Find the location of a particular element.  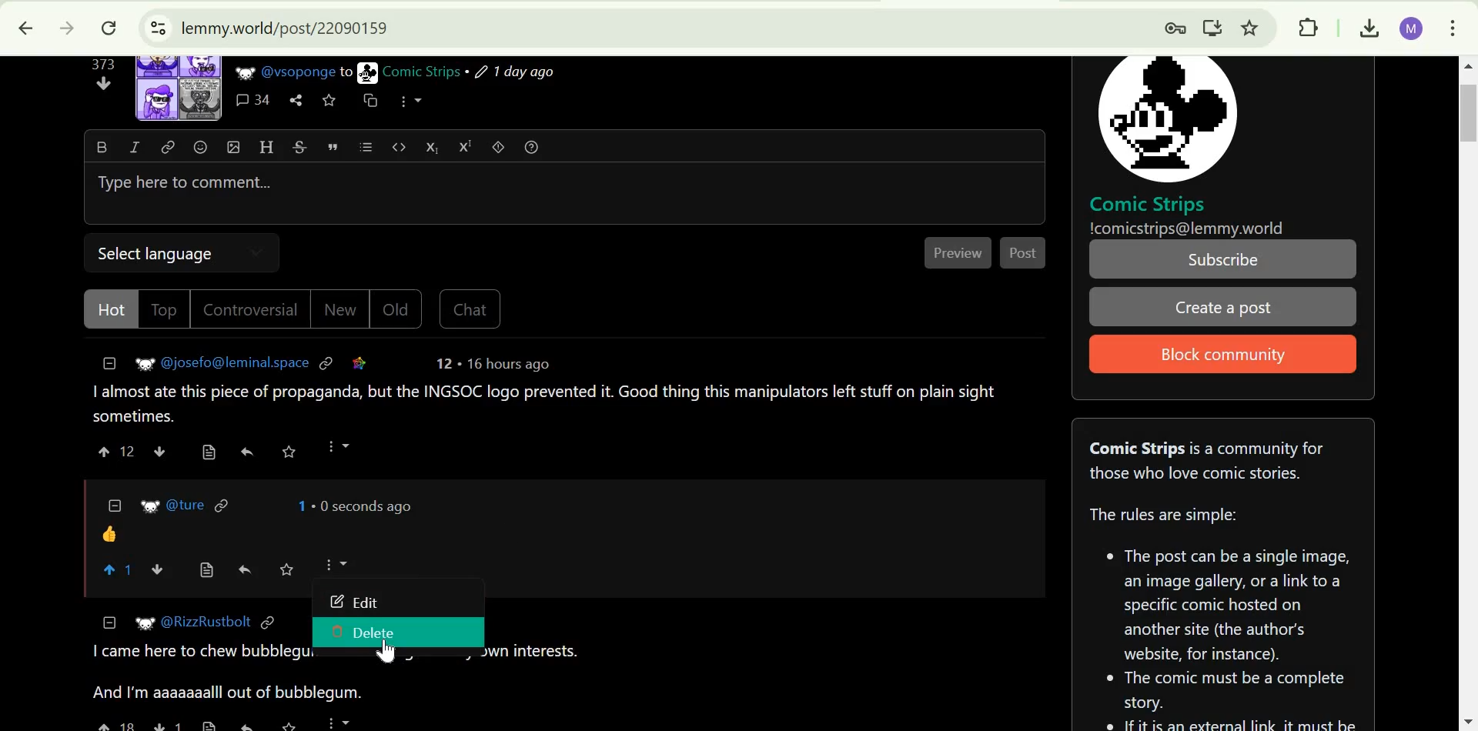

user ID is located at coordinates (187, 505).